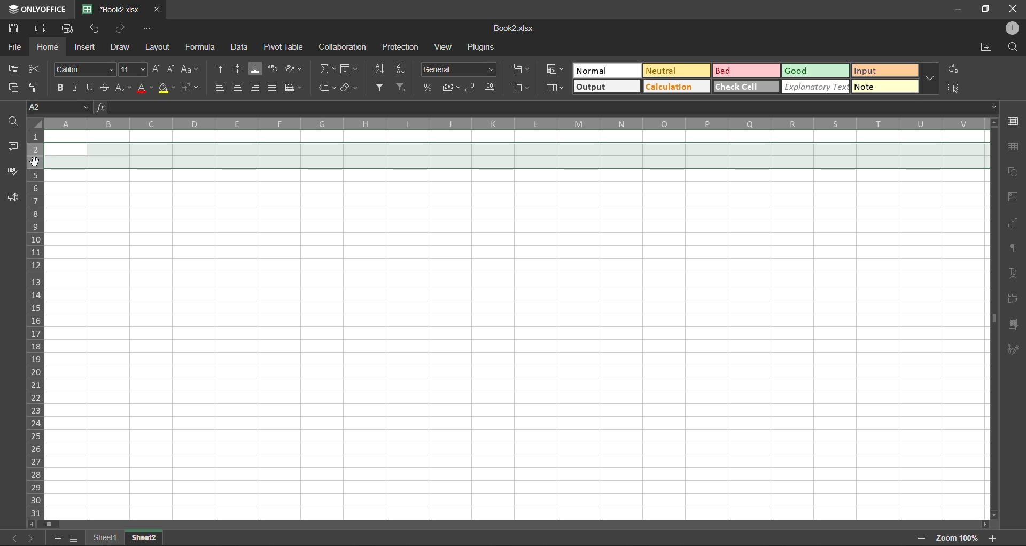 The height and width of the screenshot is (546, 1026). I want to click on delete cells, so click(522, 89).